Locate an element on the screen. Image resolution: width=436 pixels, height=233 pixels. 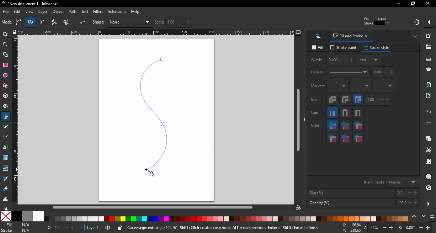
create a sequence of paraxial line segments is located at coordinates (67, 22).